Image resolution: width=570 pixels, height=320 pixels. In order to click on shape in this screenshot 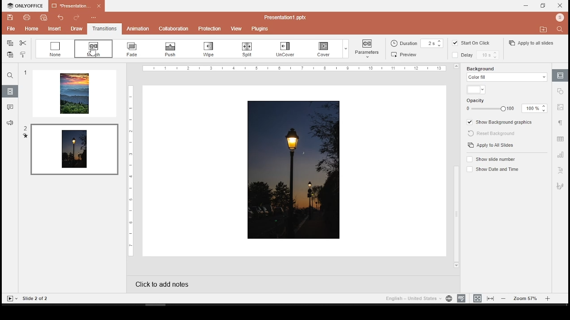, I will do `click(288, 48)`.